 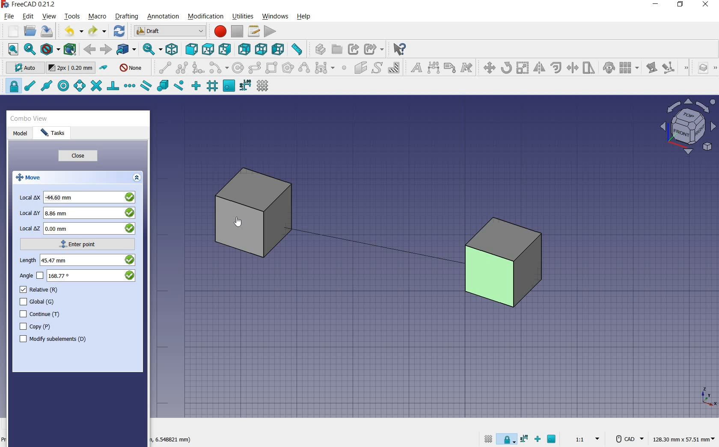 What do you see at coordinates (656, 5) in the screenshot?
I see `minimize` at bounding box center [656, 5].